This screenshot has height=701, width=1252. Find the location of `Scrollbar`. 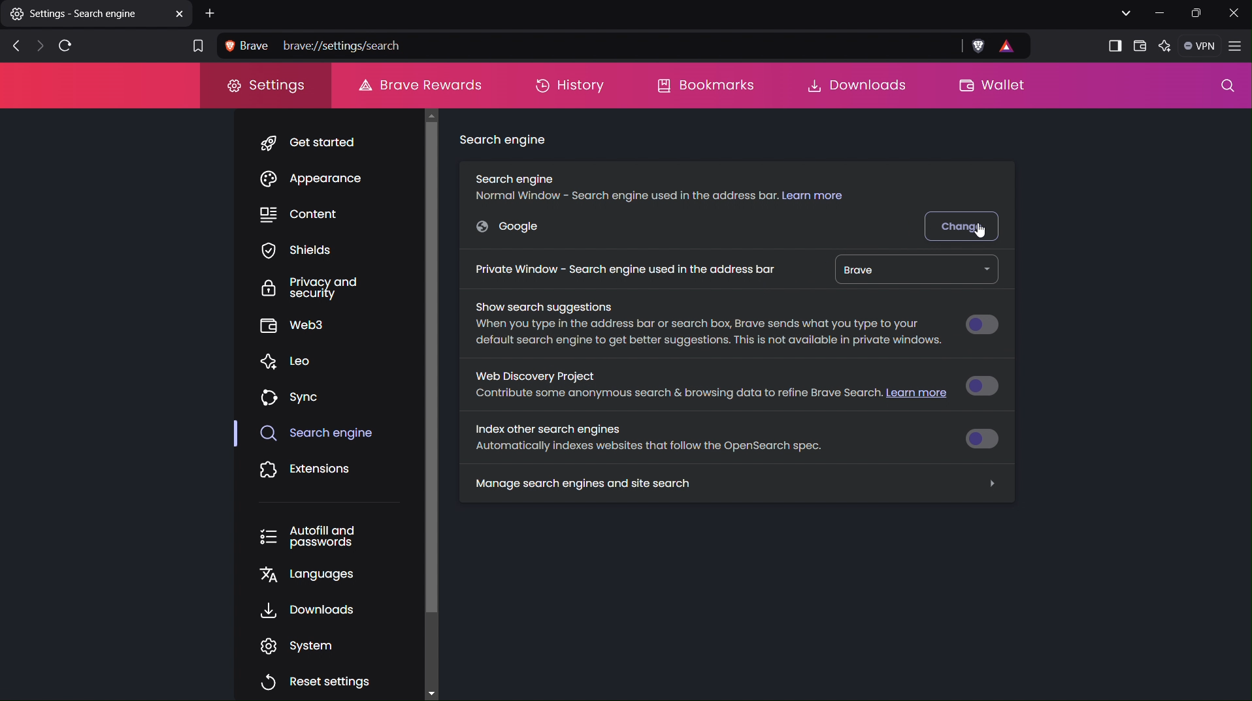

Scrollbar is located at coordinates (427, 399).